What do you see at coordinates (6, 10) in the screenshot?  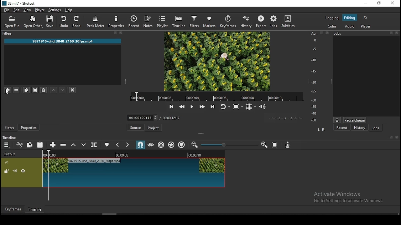 I see `file` at bounding box center [6, 10].